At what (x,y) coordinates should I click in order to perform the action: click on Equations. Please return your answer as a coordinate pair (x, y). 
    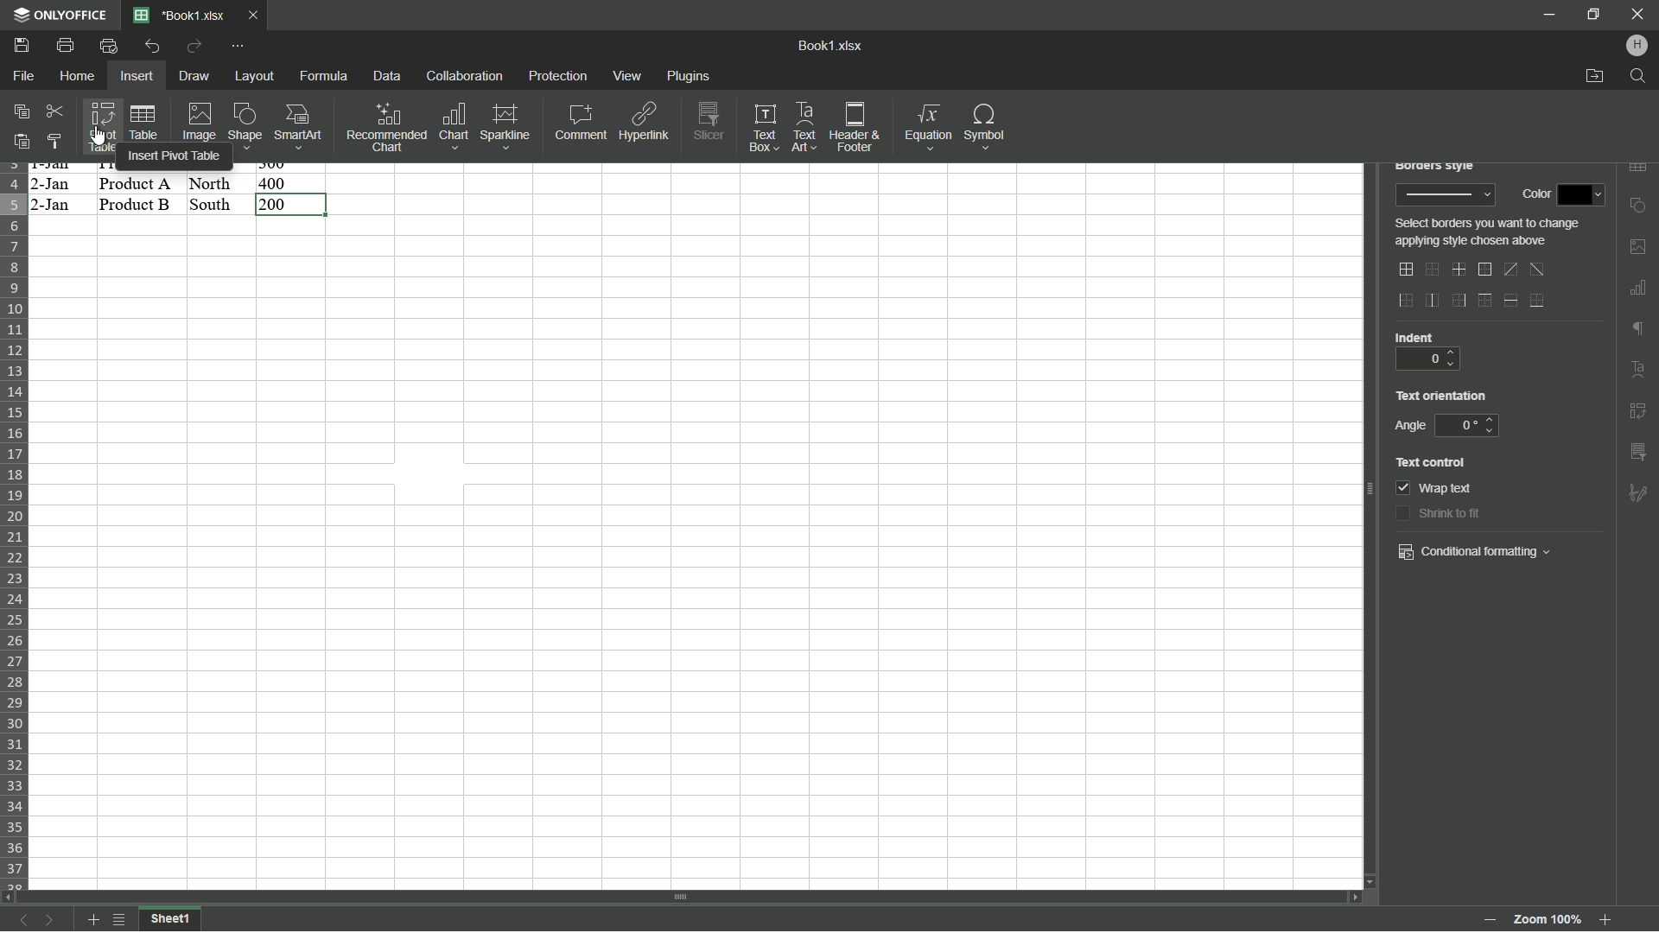
    Looking at the image, I should click on (929, 128).